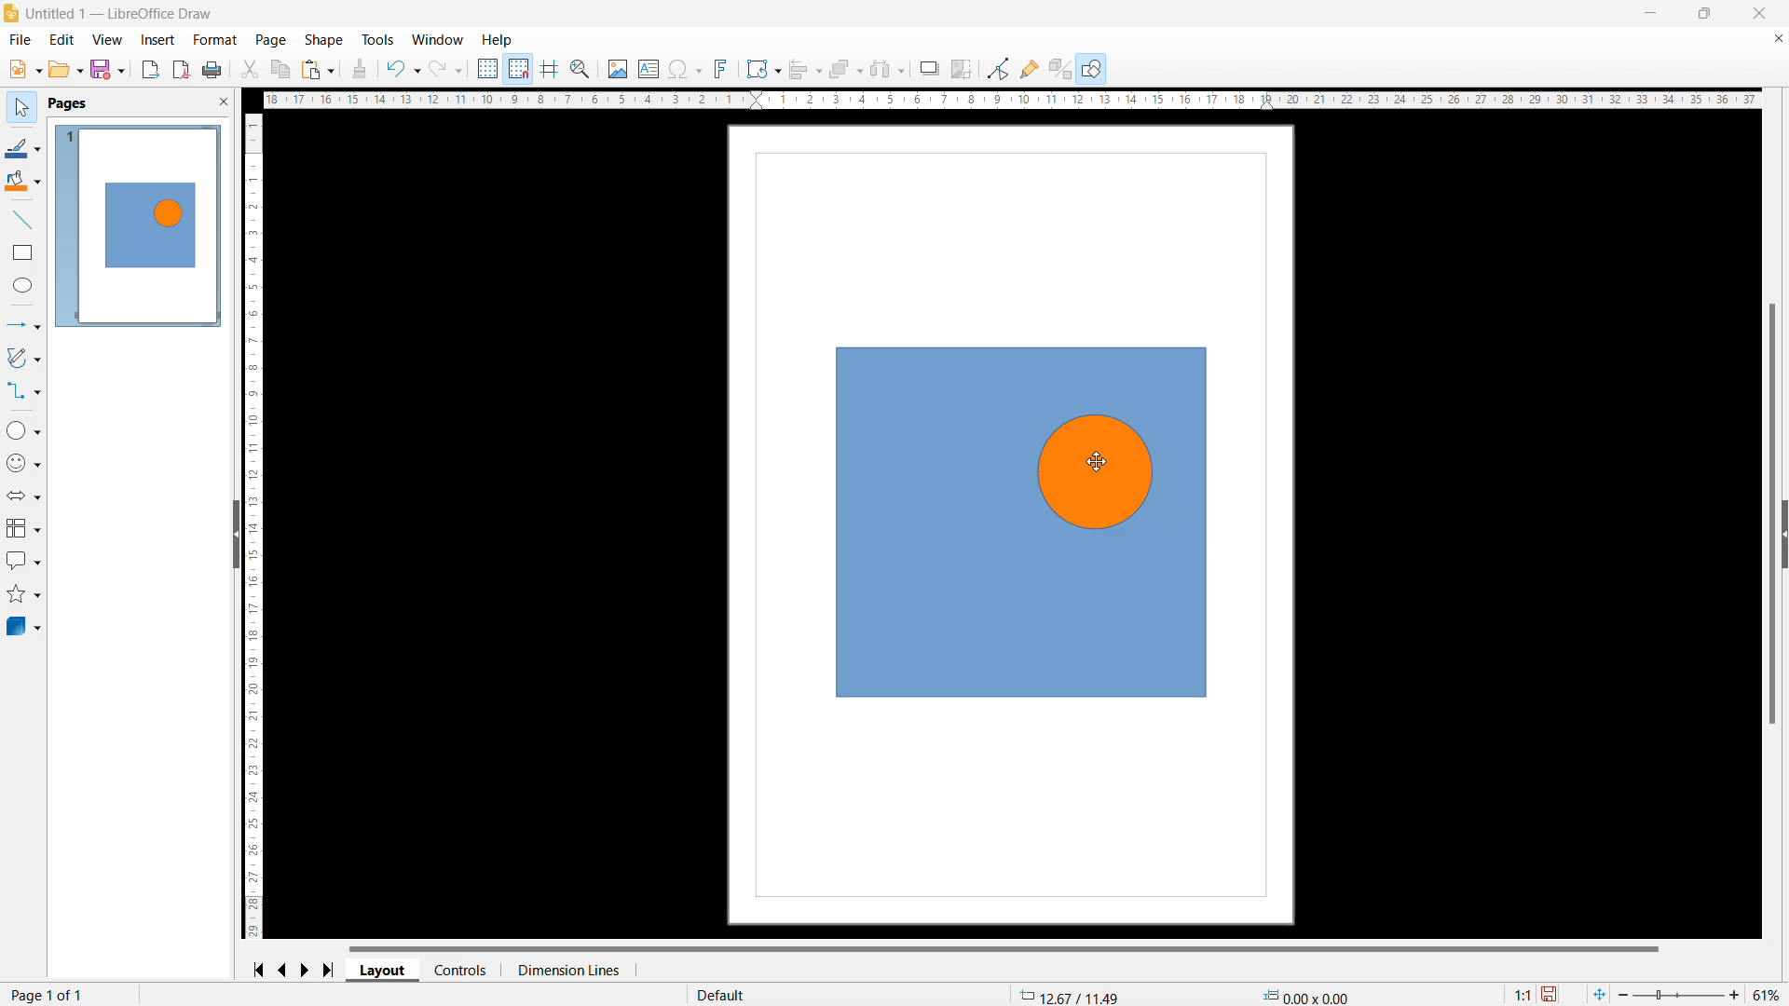 The width and height of the screenshot is (1789, 1006). I want to click on show extrusions, so click(1061, 69).